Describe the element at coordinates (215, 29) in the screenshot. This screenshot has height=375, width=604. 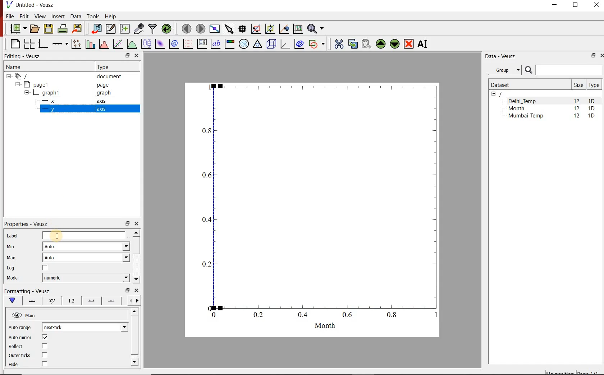
I see `view plot full screen` at that location.